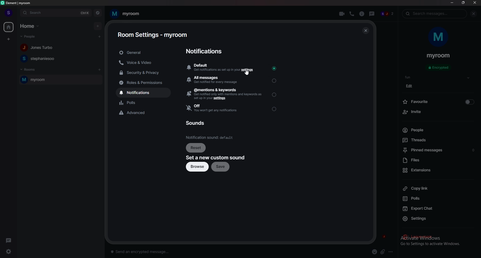 The height and width of the screenshot is (258, 481). I want to click on voice and video, so click(144, 62).